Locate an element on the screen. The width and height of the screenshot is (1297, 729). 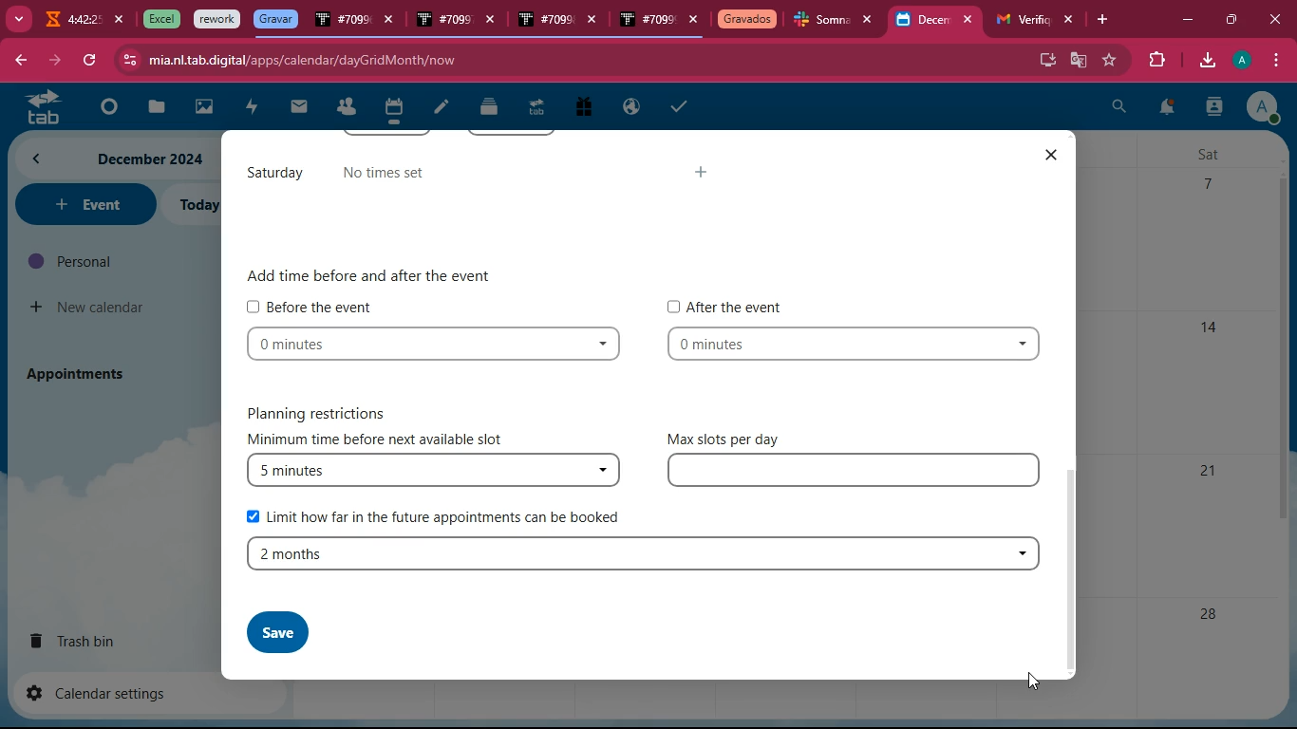
current tab is located at coordinates (923, 25).